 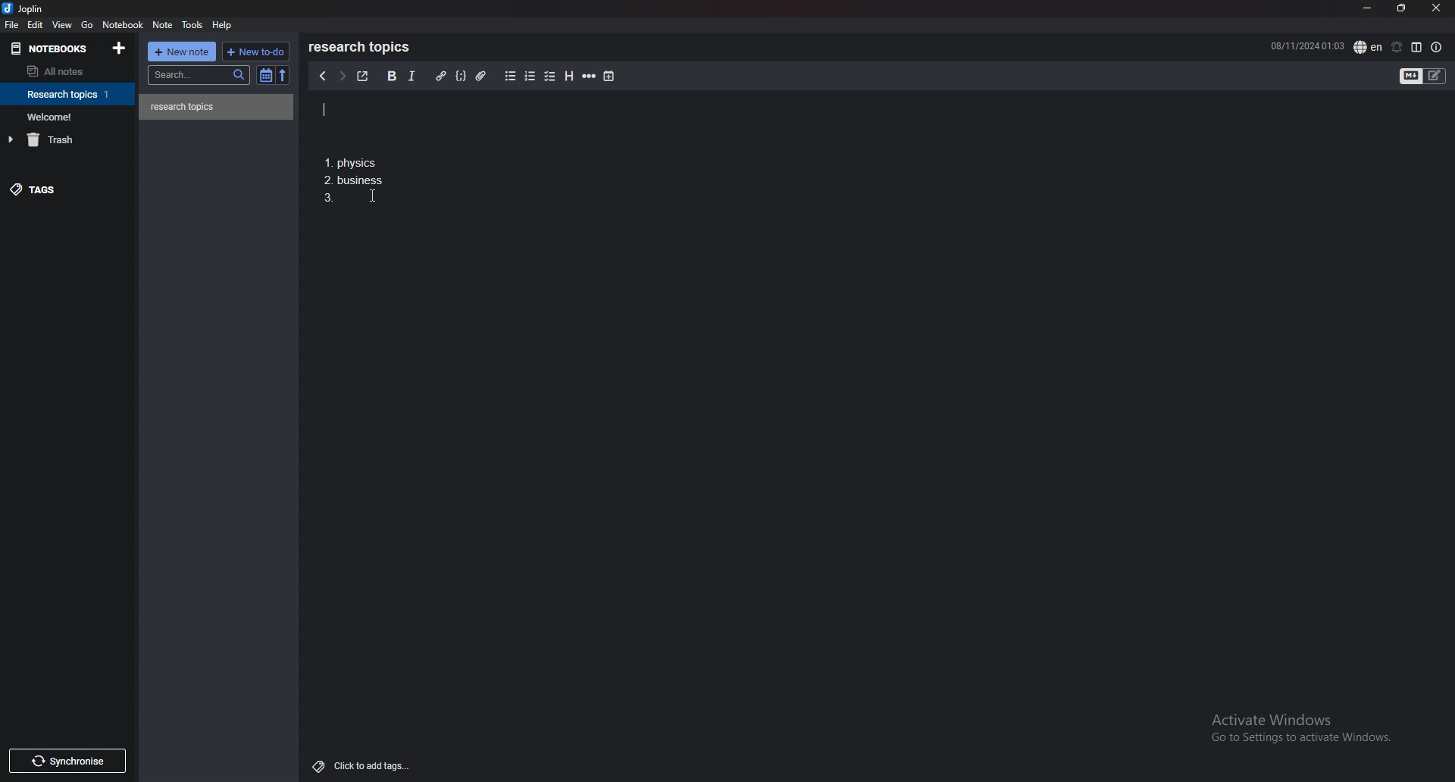 What do you see at coordinates (361, 77) in the screenshot?
I see `toggle external editor` at bounding box center [361, 77].